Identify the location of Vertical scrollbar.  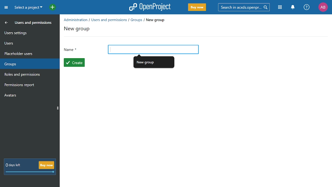
(58, 108).